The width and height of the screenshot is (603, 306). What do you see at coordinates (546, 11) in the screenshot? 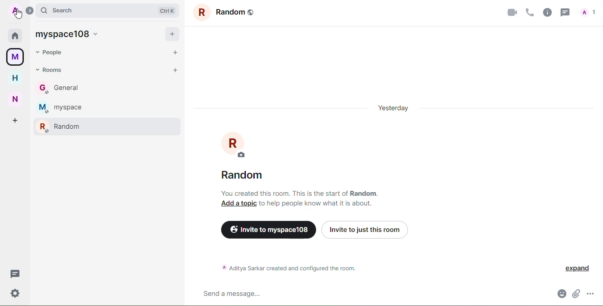
I see `info` at bounding box center [546, 11].